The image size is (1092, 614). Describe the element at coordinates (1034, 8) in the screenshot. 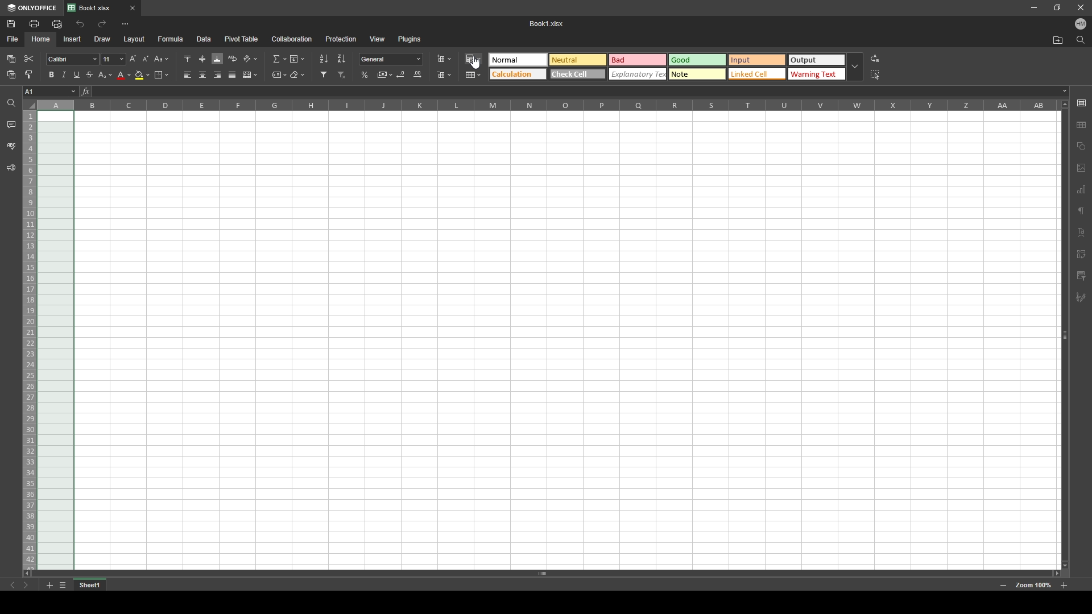

I see `minimize` at that location.